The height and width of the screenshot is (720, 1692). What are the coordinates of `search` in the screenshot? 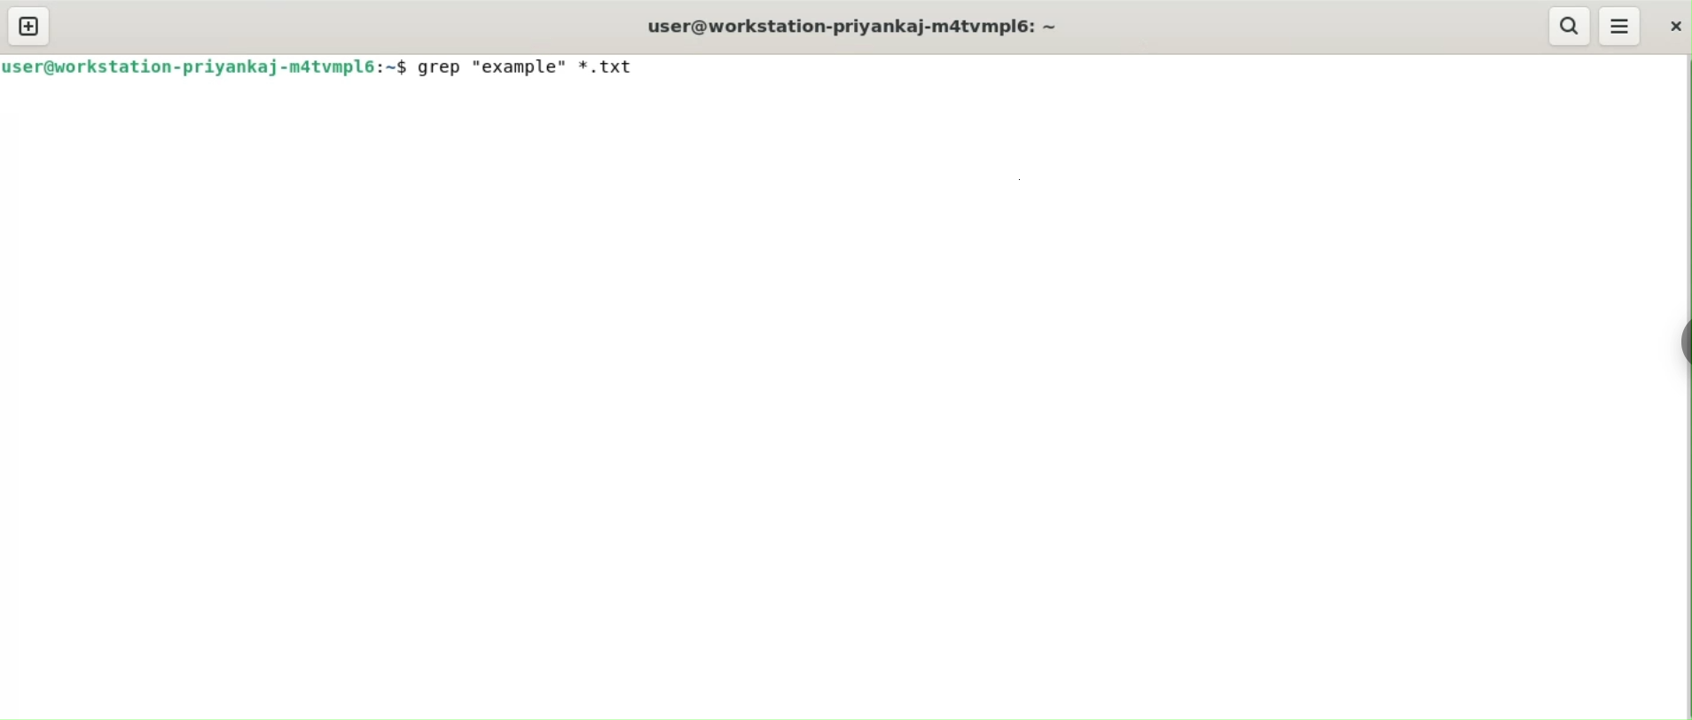 It's located at (1570, 25).